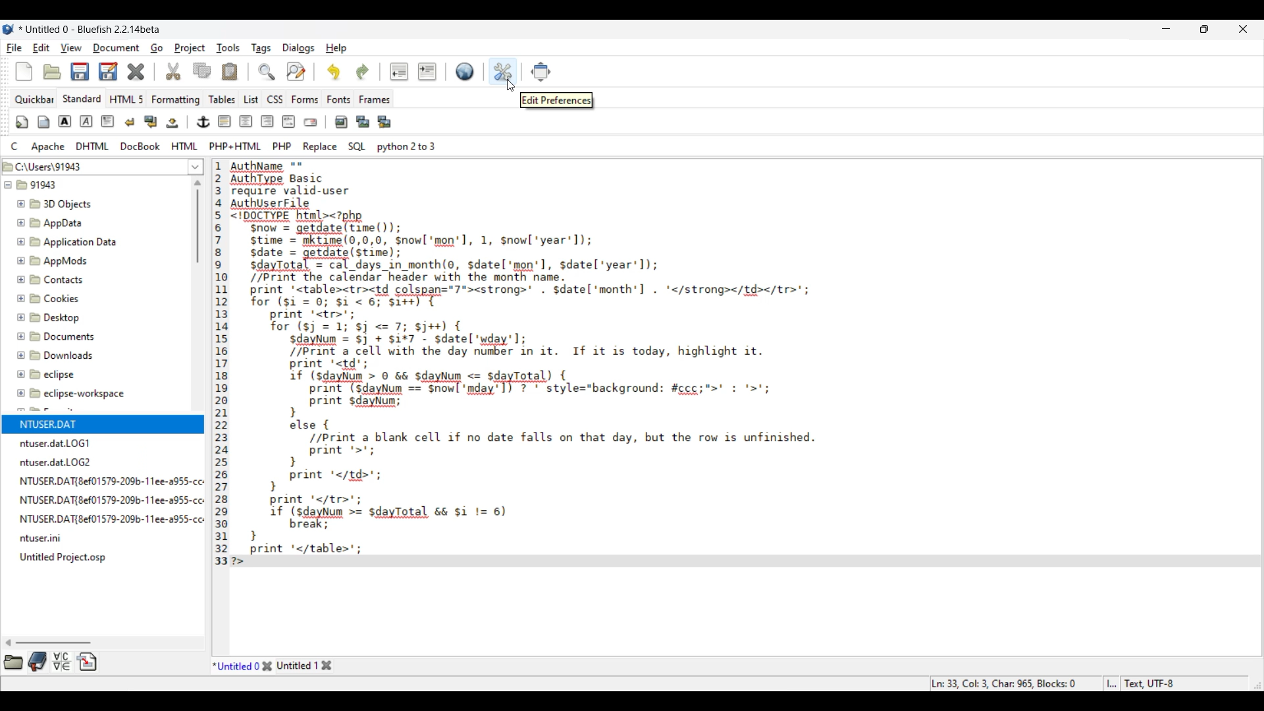  What do you see at coordinates (60, 461) in the screenshot?
I see `ntuser.dat.LOG2` at bounding box center [60, 461].